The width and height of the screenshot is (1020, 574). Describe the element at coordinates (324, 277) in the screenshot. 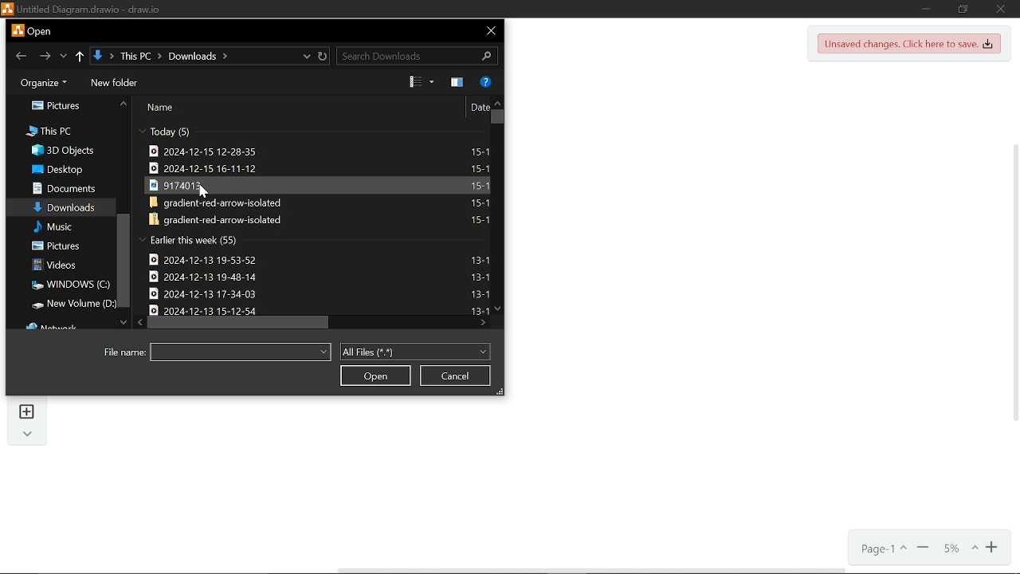

I see `file titled "2024-12-13 19-43-14"` at that location.